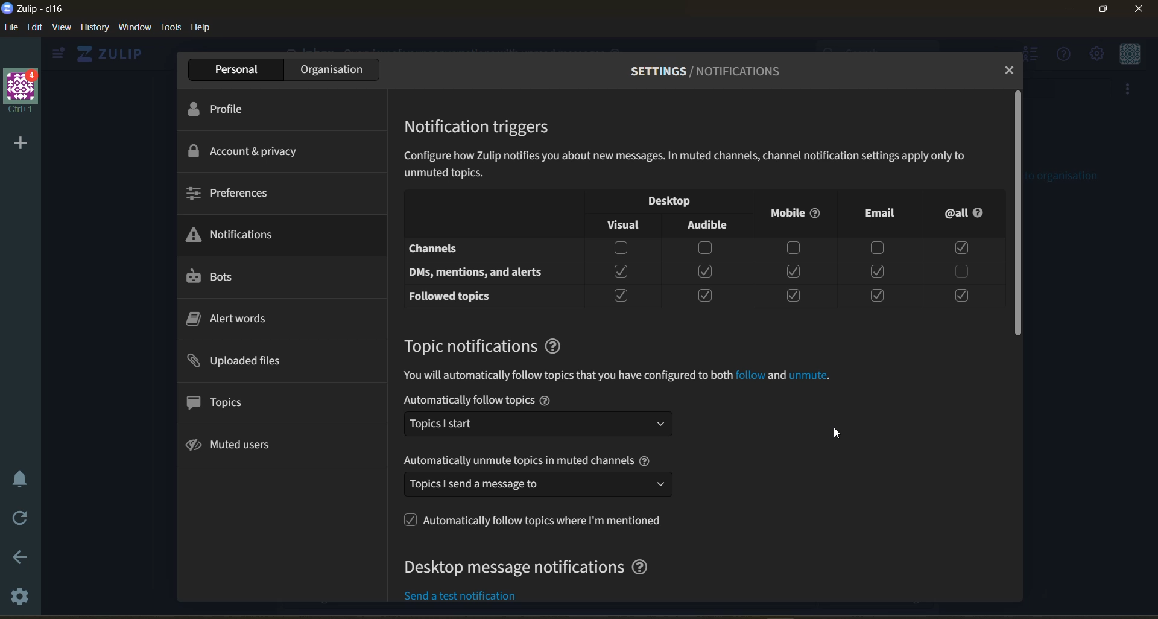 The height and width of the screenshot is (619, 1158). Describe the element at coordinates (10, 27) in the screenshot. I see `file` at that location.